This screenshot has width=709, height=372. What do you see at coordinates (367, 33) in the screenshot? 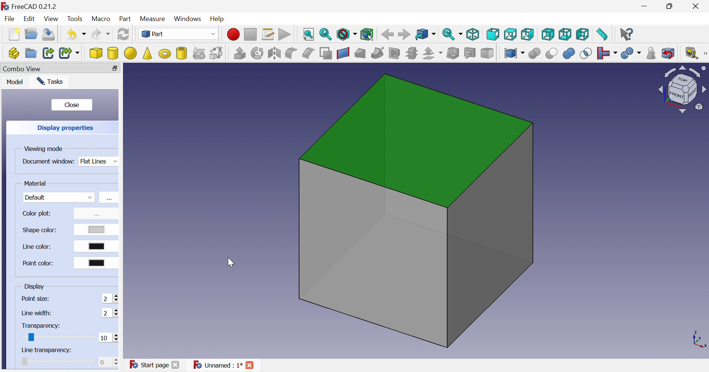
I see `Bounding box` at bounding box center [367, 33].